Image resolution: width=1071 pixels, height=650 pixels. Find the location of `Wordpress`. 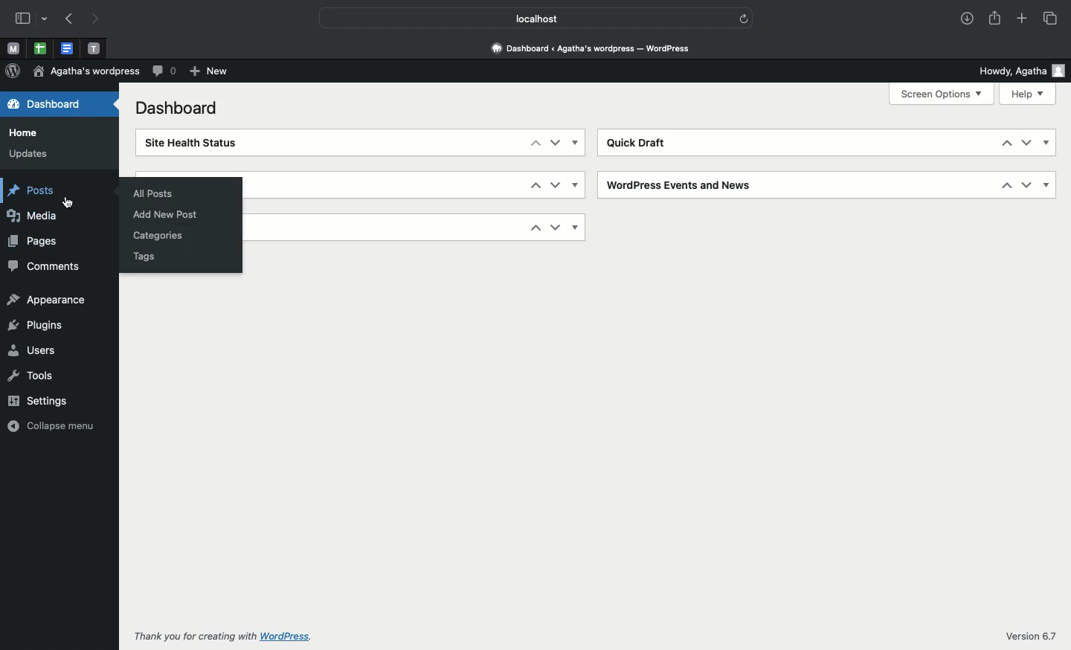

Wordpress is located at coordinates (13, 71).